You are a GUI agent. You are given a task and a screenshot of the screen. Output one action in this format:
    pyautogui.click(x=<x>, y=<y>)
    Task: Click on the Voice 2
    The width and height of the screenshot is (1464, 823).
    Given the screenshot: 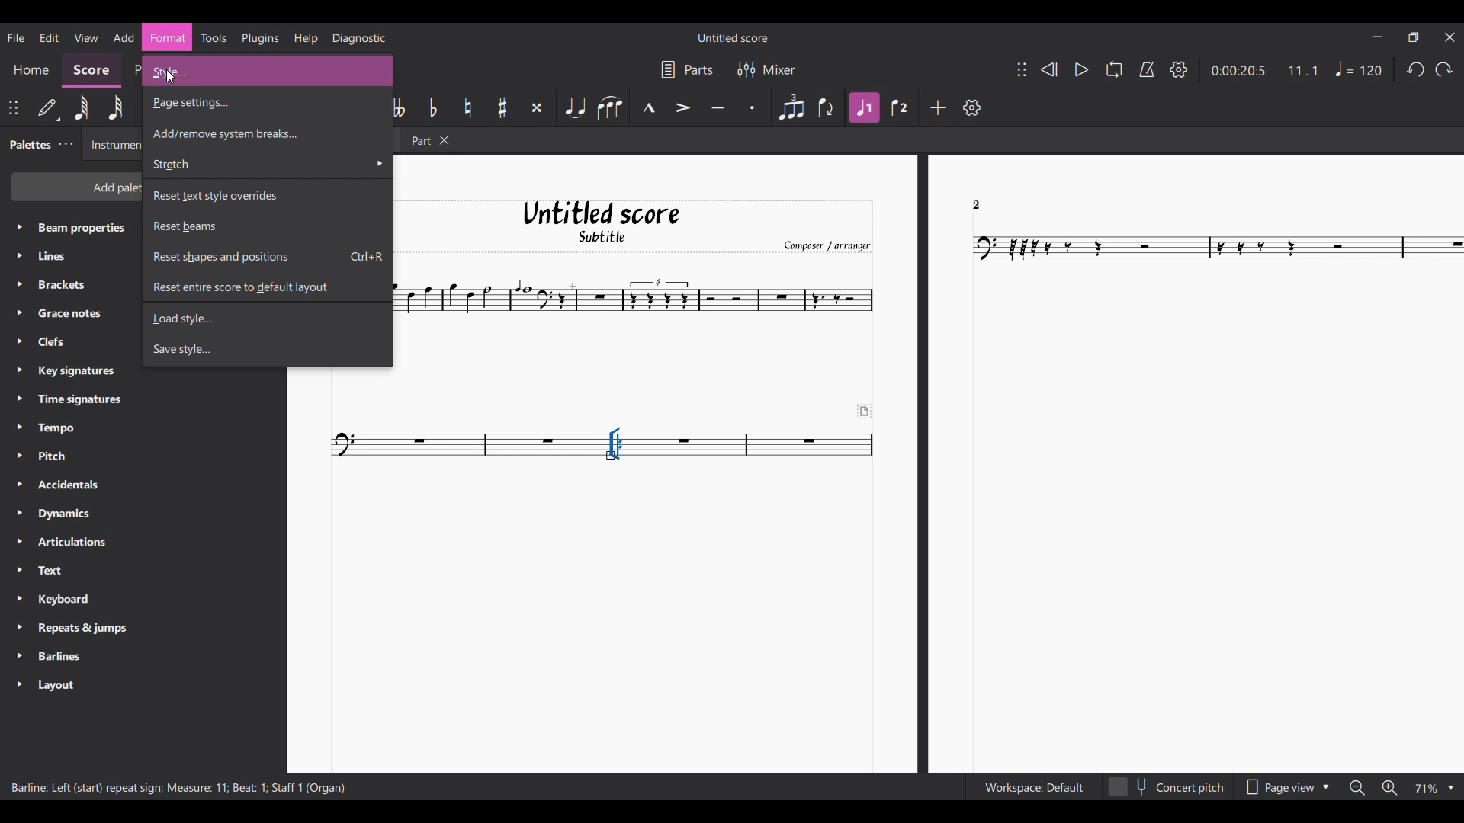 What is the action you would take?
    pyautogui.click(x=900, y=107)
    